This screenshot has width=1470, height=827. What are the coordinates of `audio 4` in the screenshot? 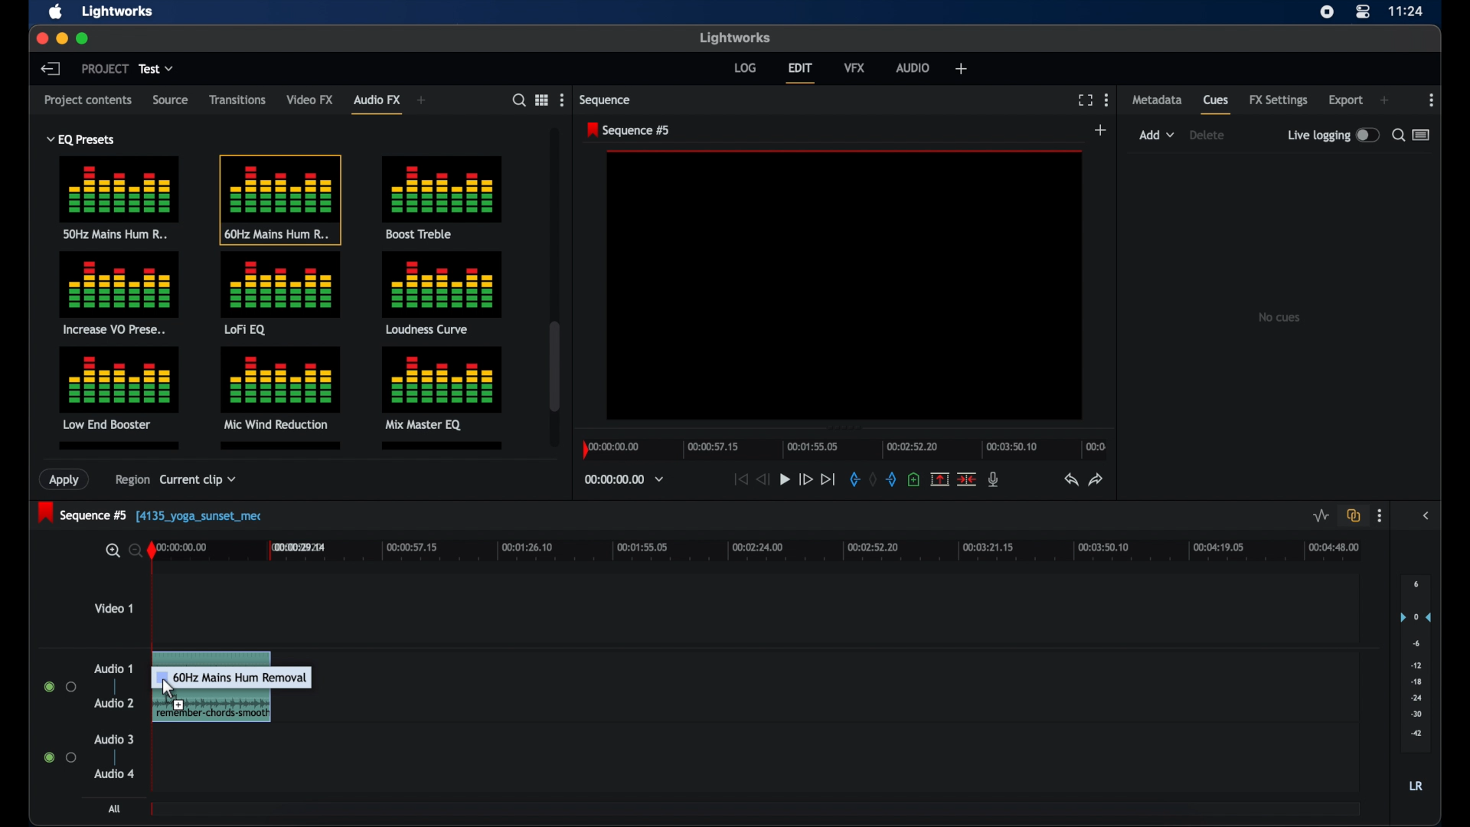 It's located at (115, 773).